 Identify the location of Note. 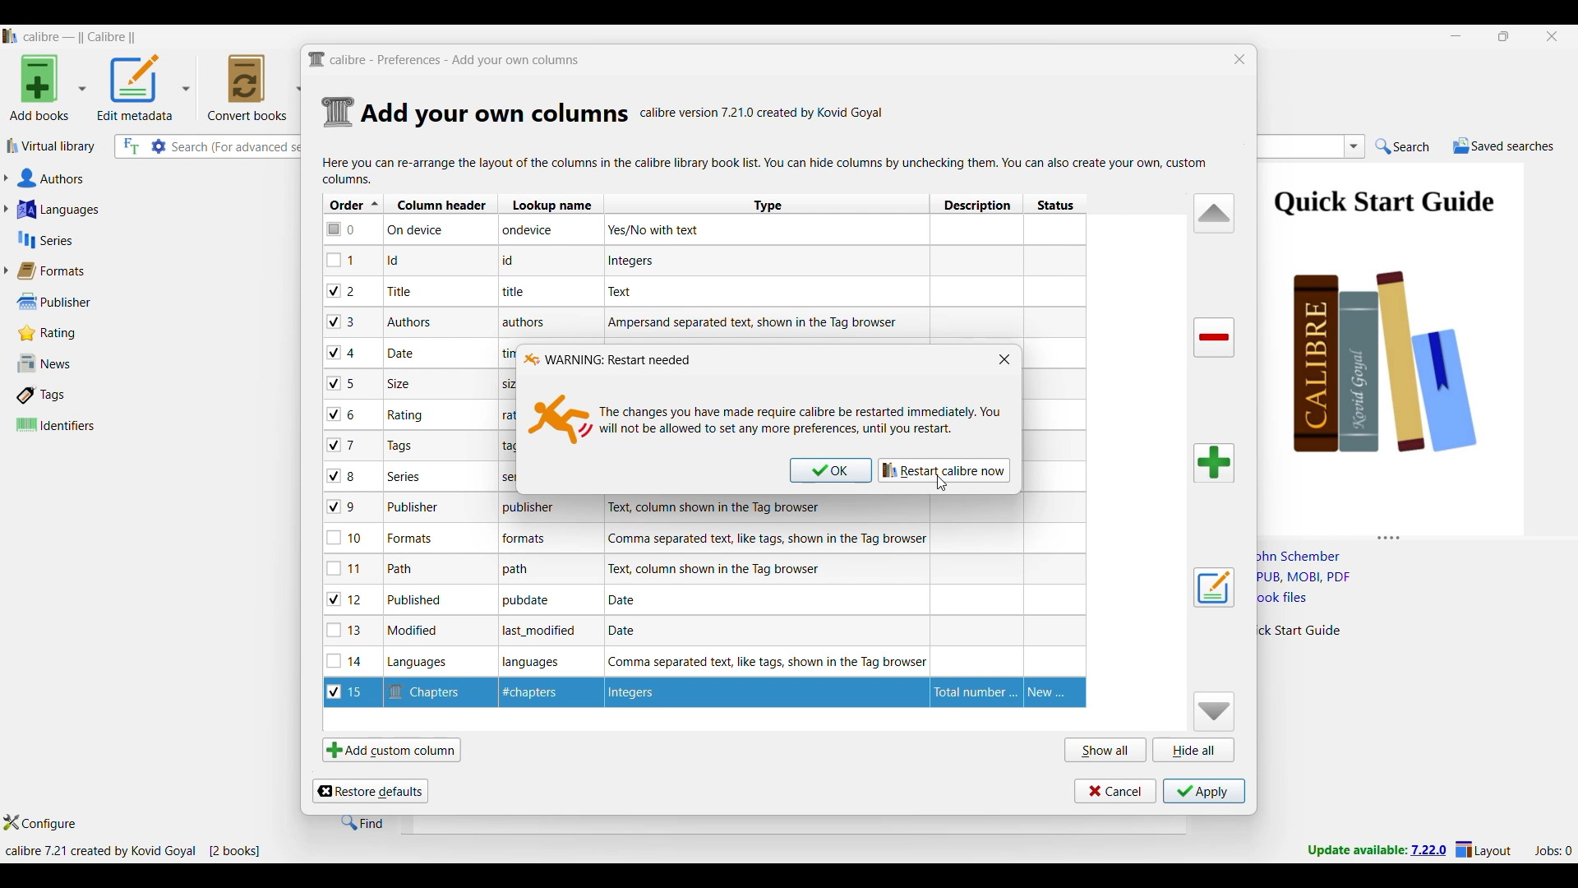
(407, 415).